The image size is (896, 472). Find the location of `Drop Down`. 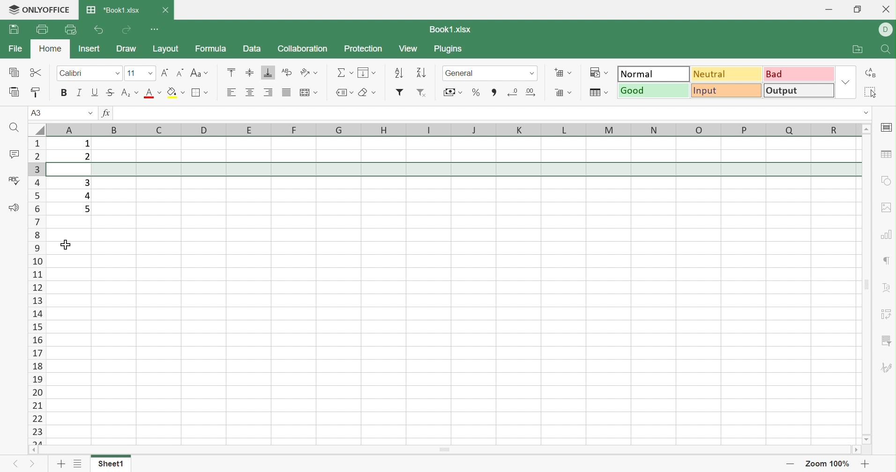

Drop Down is located at coordinates (183, 92).